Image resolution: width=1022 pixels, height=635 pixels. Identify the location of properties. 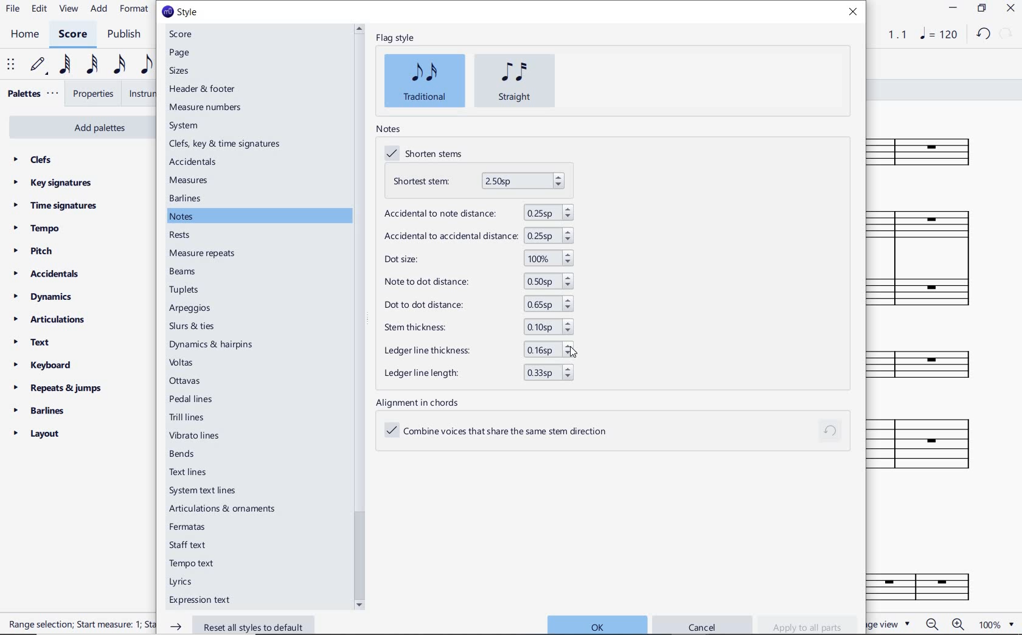
(94, 94).